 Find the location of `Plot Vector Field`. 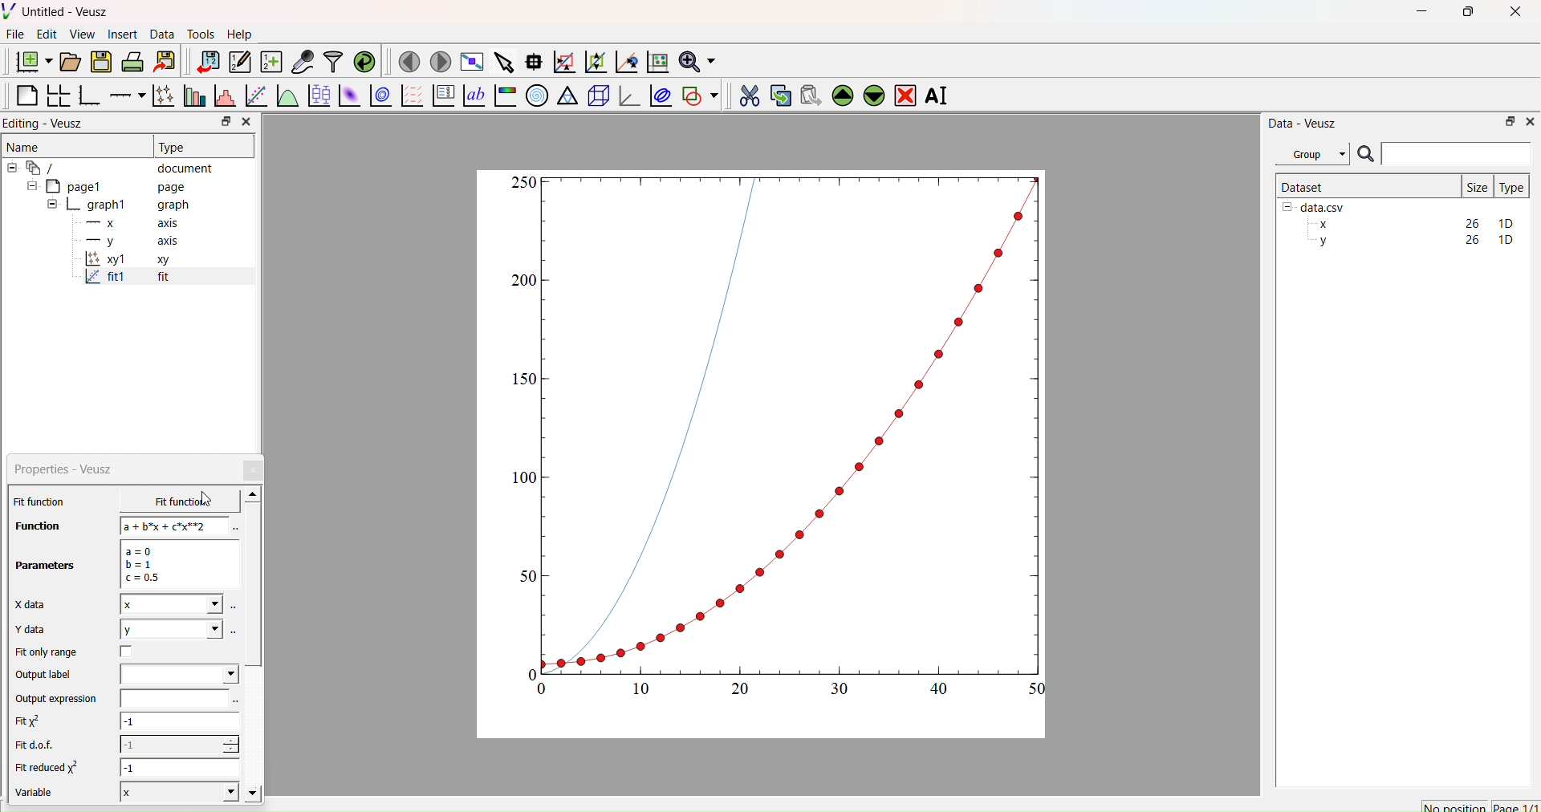

Plot Vector Field is located at coordinates (412, 97).